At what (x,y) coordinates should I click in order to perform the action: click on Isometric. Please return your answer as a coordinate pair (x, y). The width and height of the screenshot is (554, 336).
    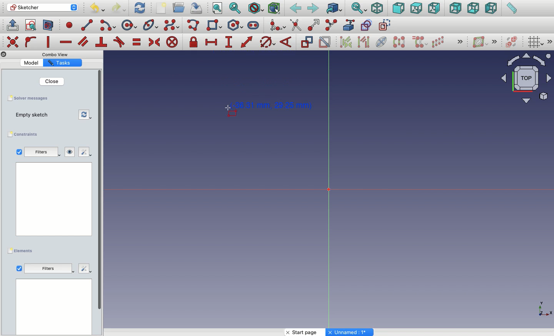
    Looking at the image, I should click on (377, 9).